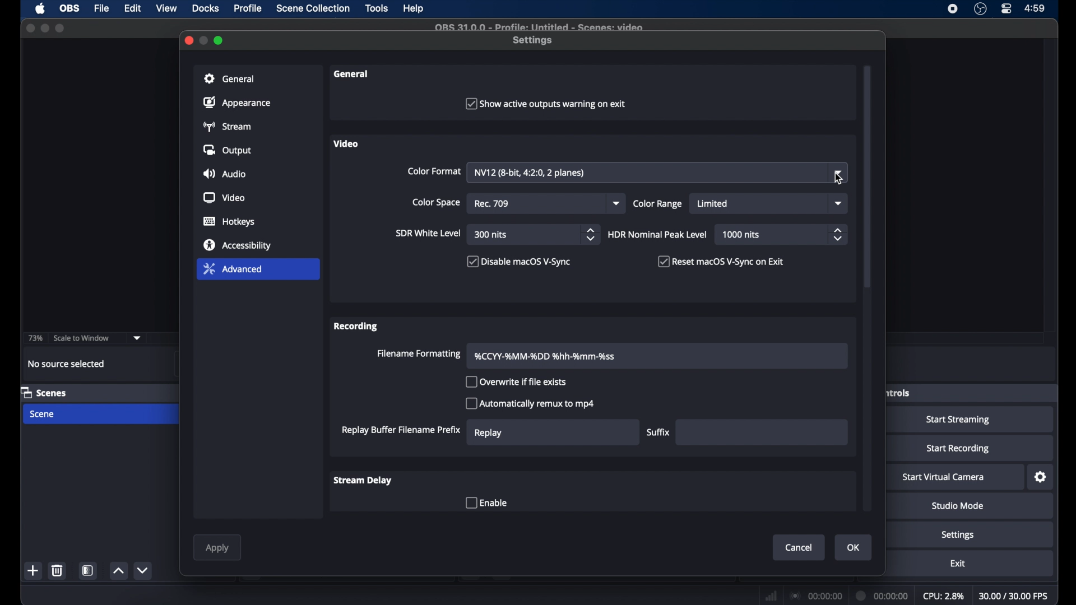 The height and width of the screenshot is (605, 1076). What do you see at coordinates (883, 596) in the screenshot?
I see `00:00:00` at bounding box center [883, 596].